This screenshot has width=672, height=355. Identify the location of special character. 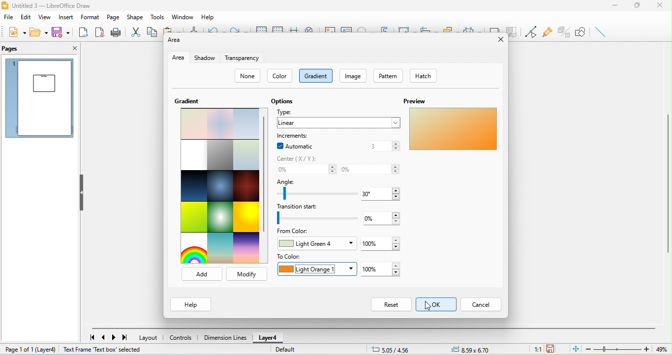
(365, 28).